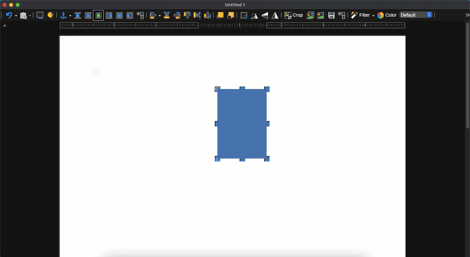  Describe the element at coordinates (387, 16) in the screenshot. I see `color` at that location.